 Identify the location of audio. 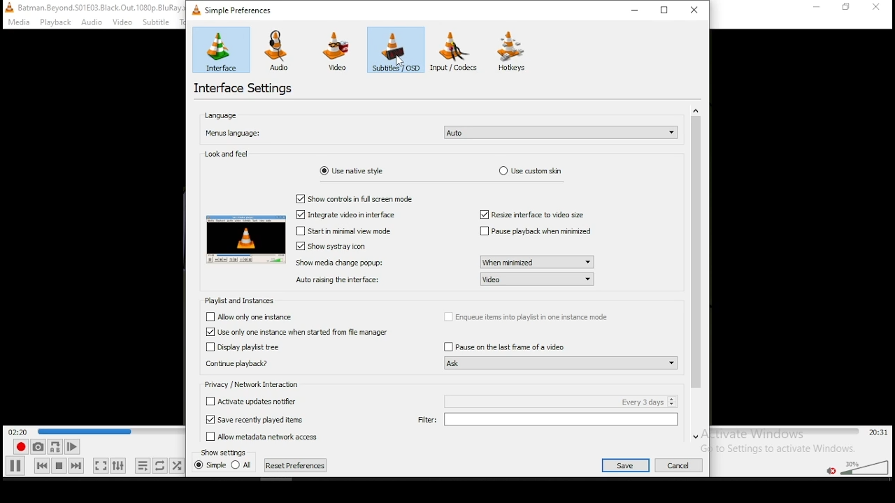
(281, 52).